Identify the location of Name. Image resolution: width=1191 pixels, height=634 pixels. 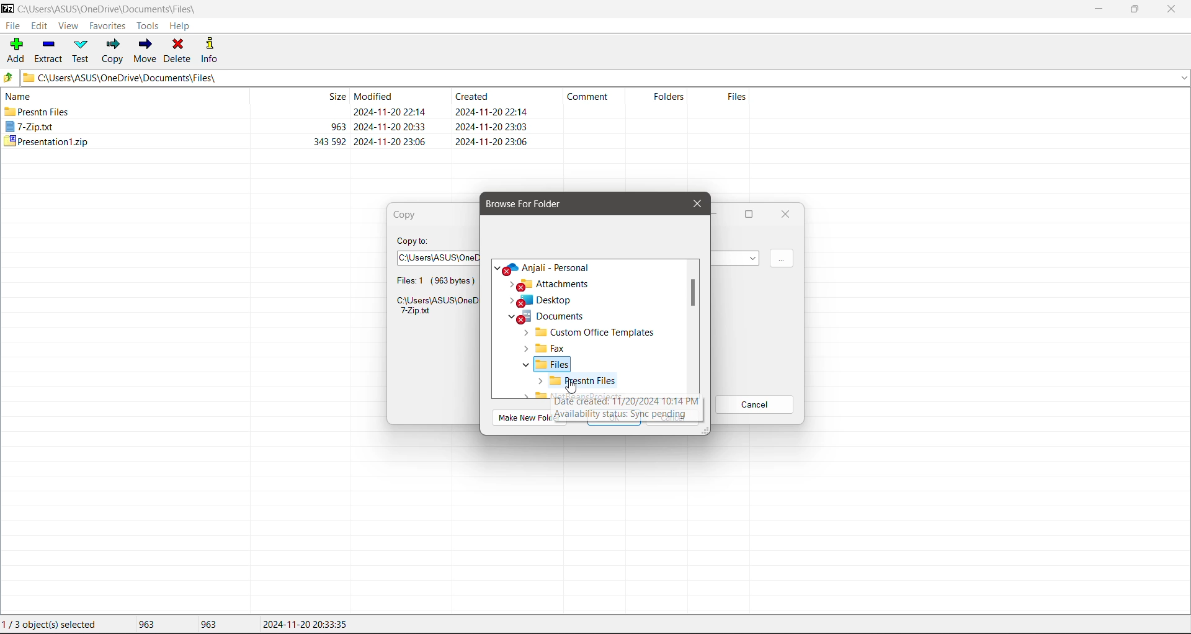
(21, 96).